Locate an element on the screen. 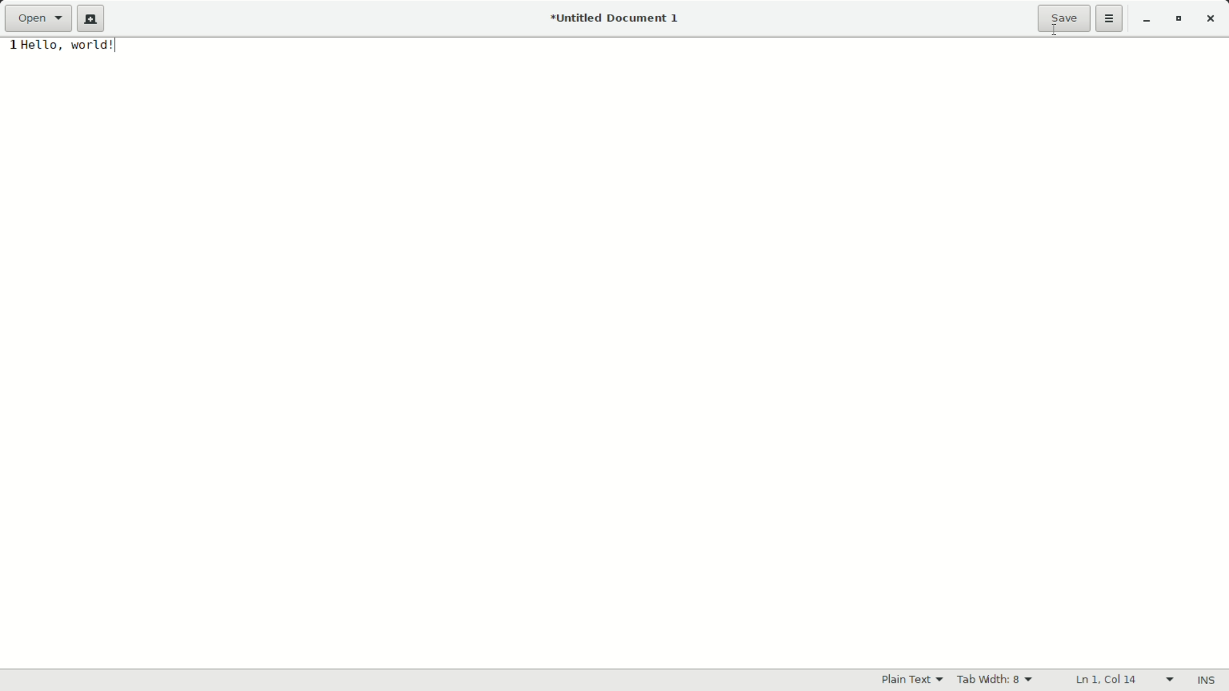  close app is located at coordinates (1214, 19).